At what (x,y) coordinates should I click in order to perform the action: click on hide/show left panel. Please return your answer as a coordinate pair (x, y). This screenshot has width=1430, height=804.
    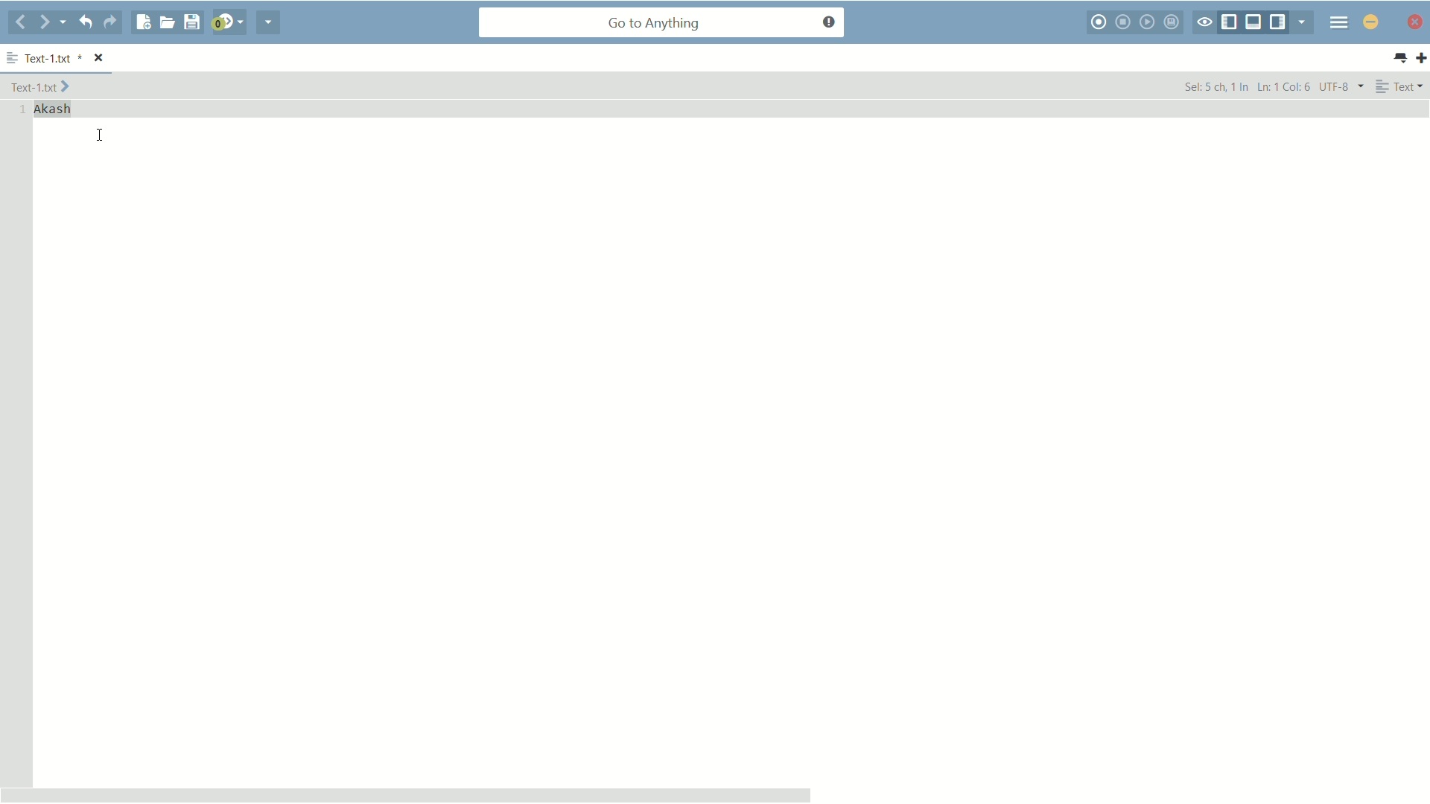
    Looking at the image, I should click on (1230, 23).